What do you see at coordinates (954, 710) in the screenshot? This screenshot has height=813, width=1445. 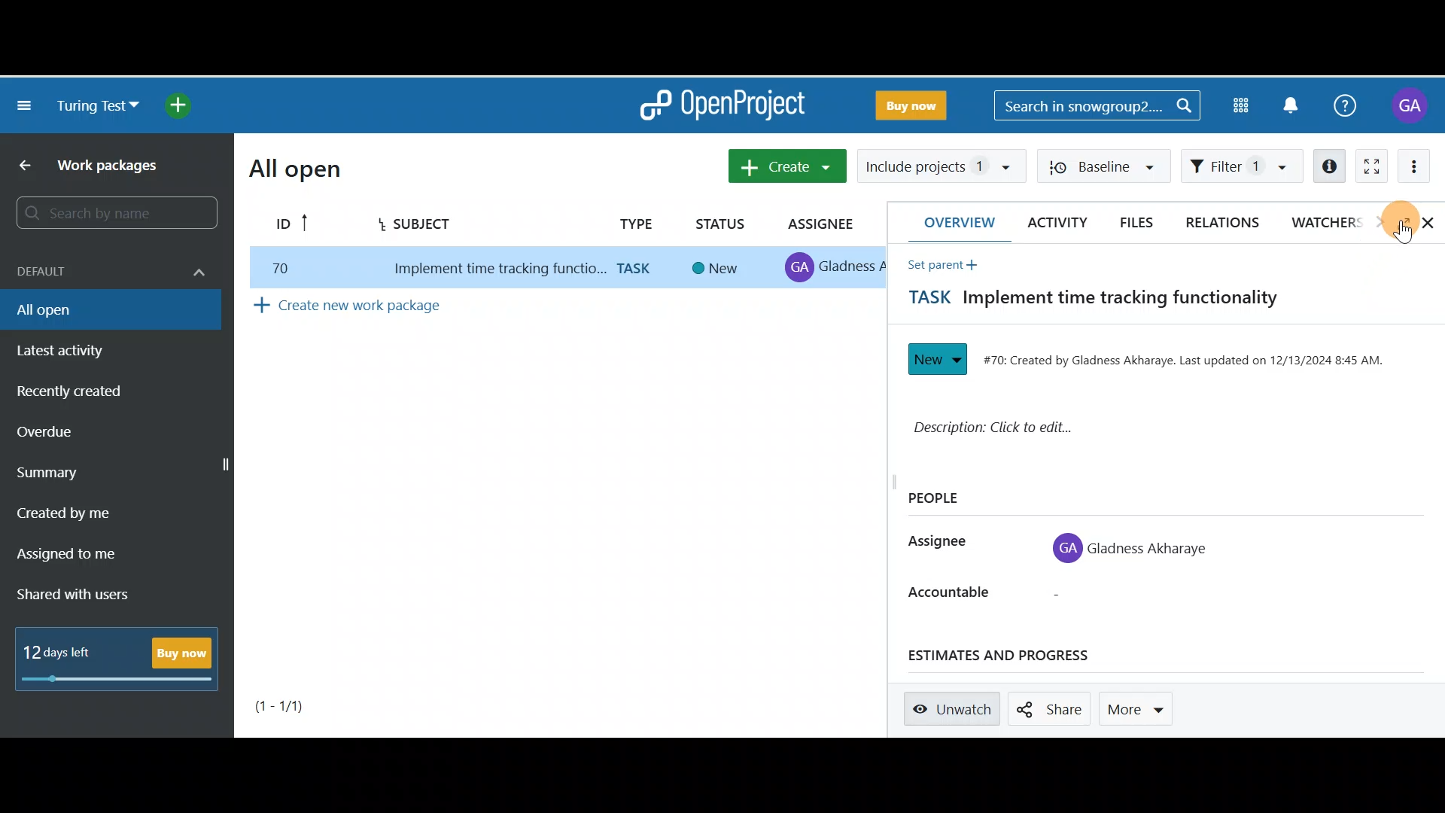 I see `Unwatch` at bounding box center [954, 710].